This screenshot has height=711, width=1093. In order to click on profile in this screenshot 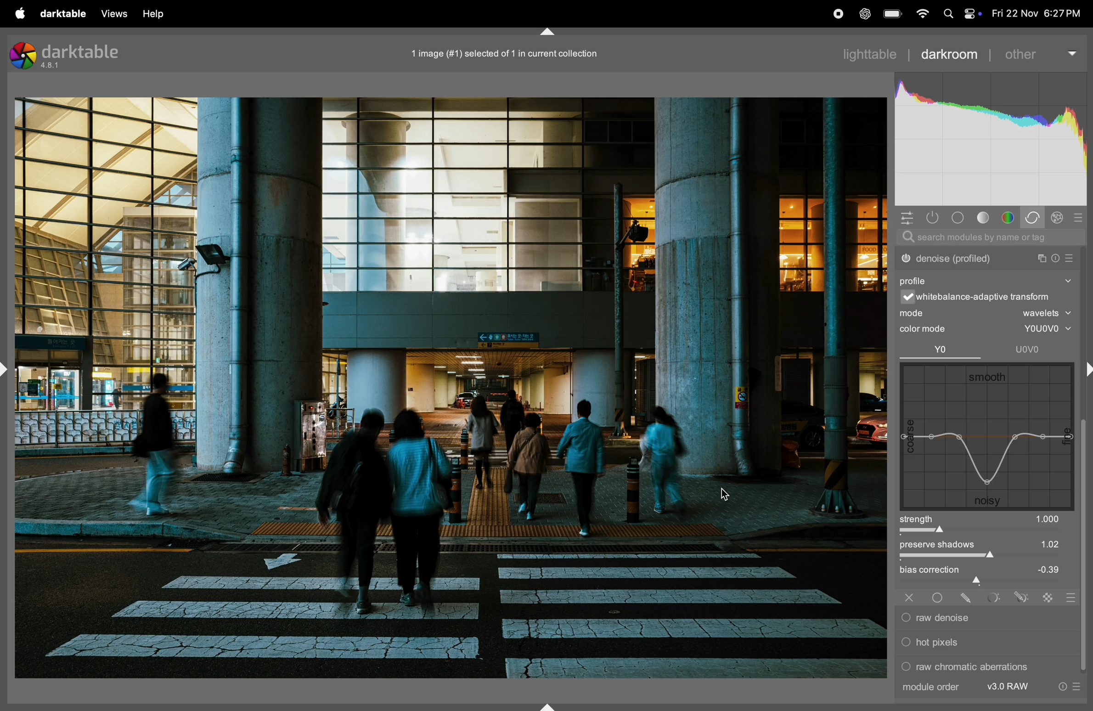, I will do `click(913, 281)`.